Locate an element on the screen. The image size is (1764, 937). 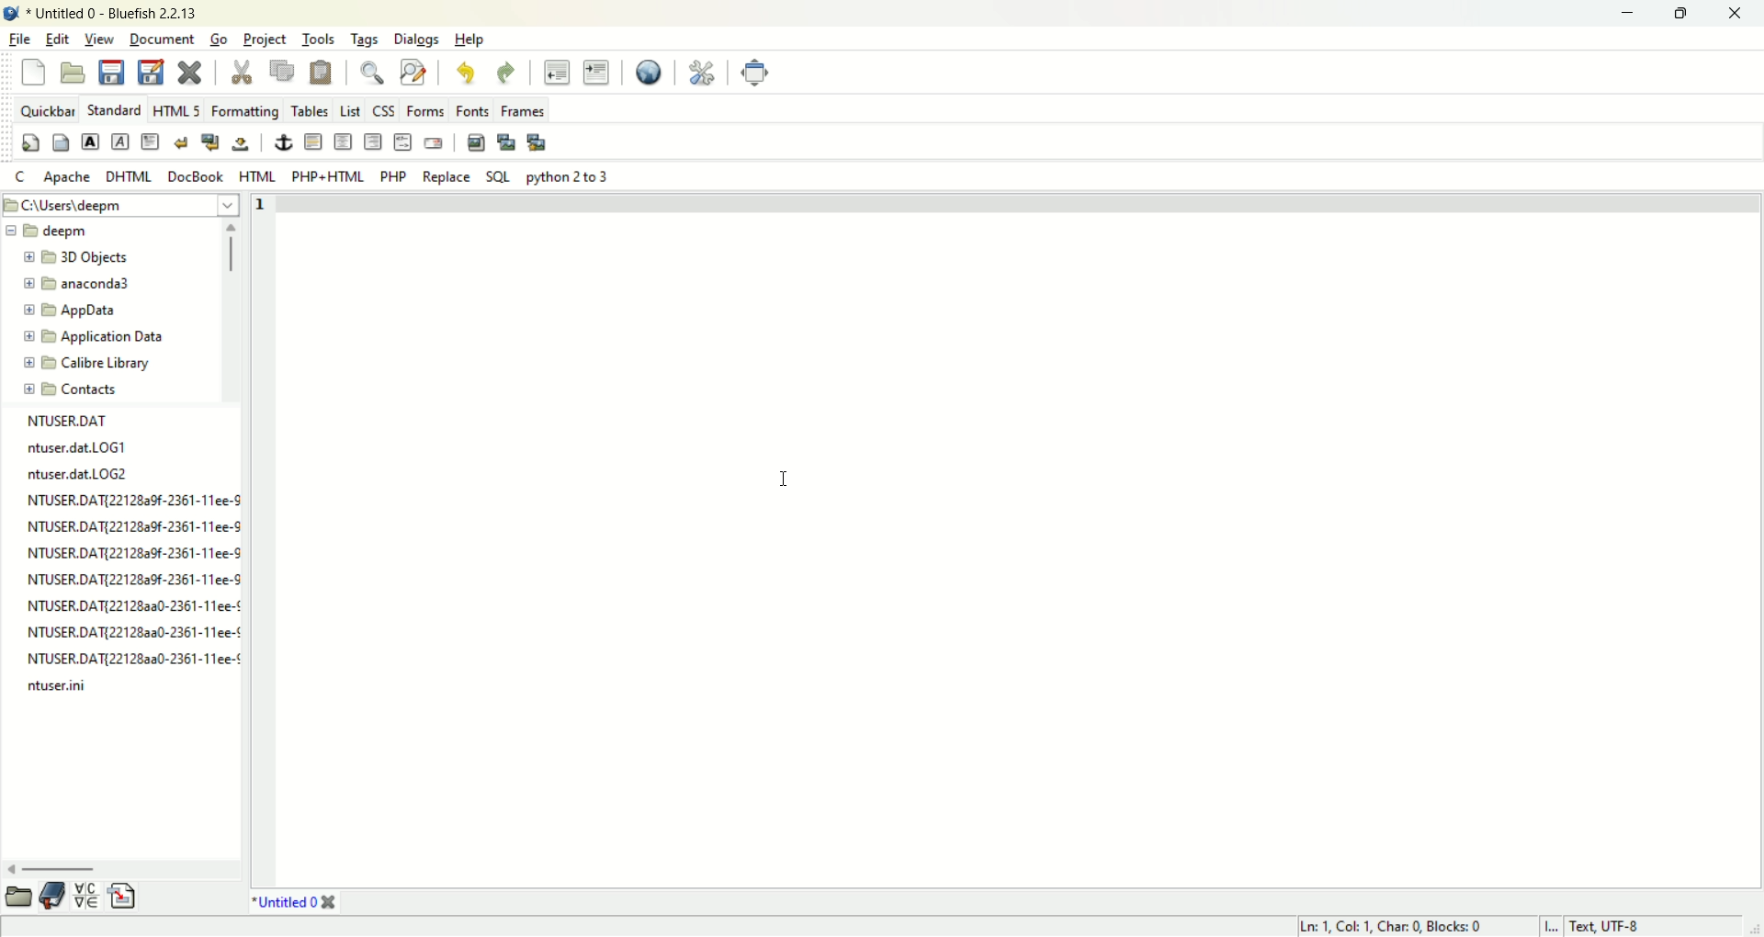
edit is located at coordinates (57, 40).